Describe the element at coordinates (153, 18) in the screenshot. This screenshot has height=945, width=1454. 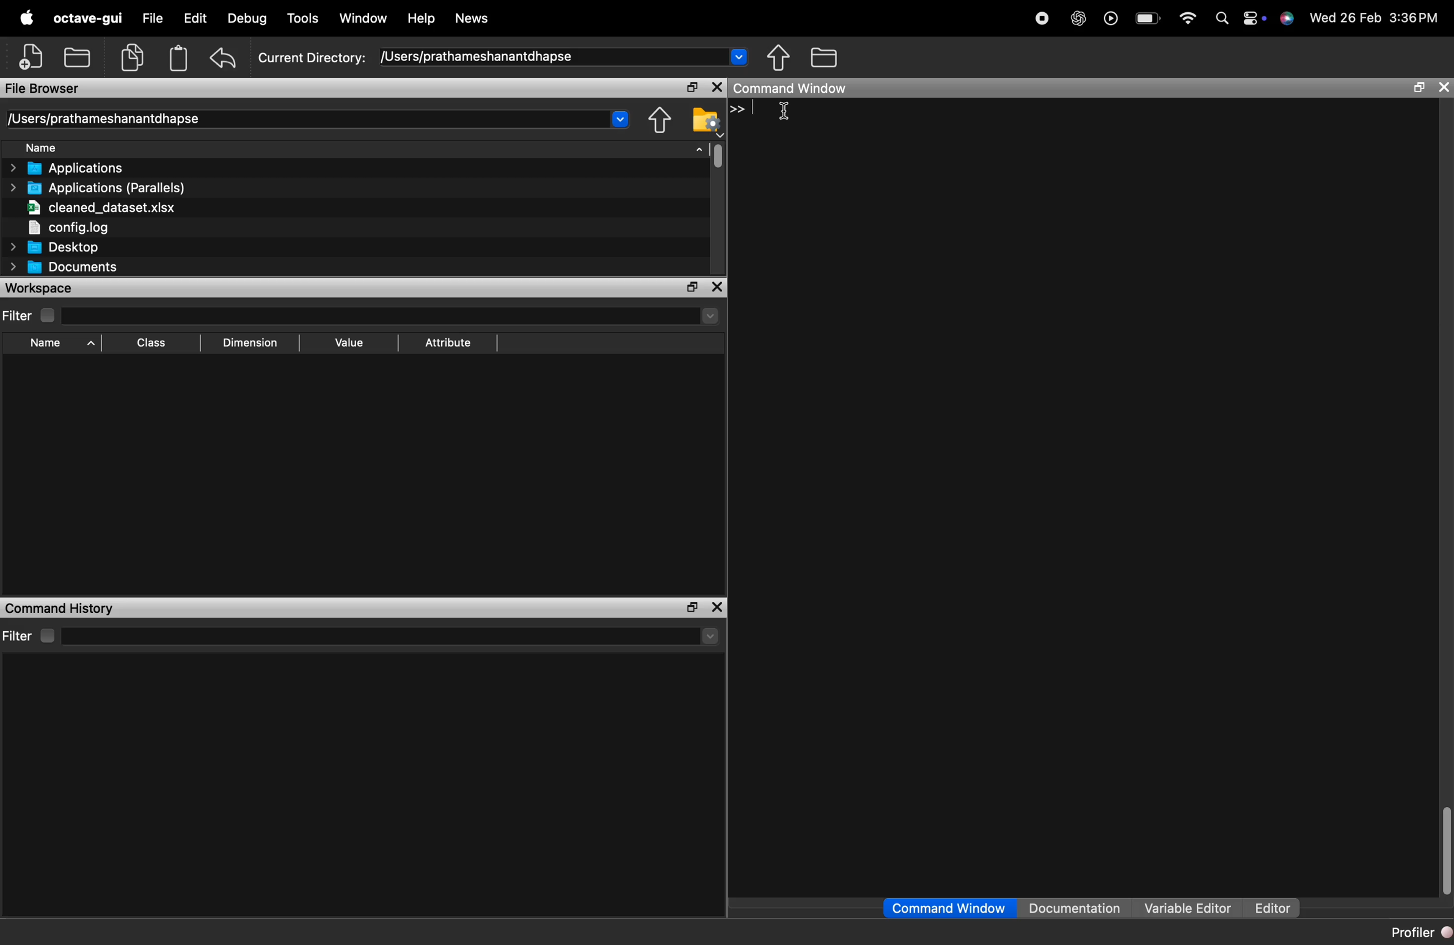
I see `File` at that location.